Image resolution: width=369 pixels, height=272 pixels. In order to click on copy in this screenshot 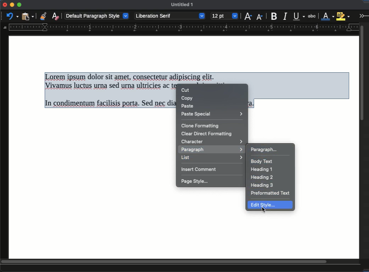, I will do `click(188, 98)`.